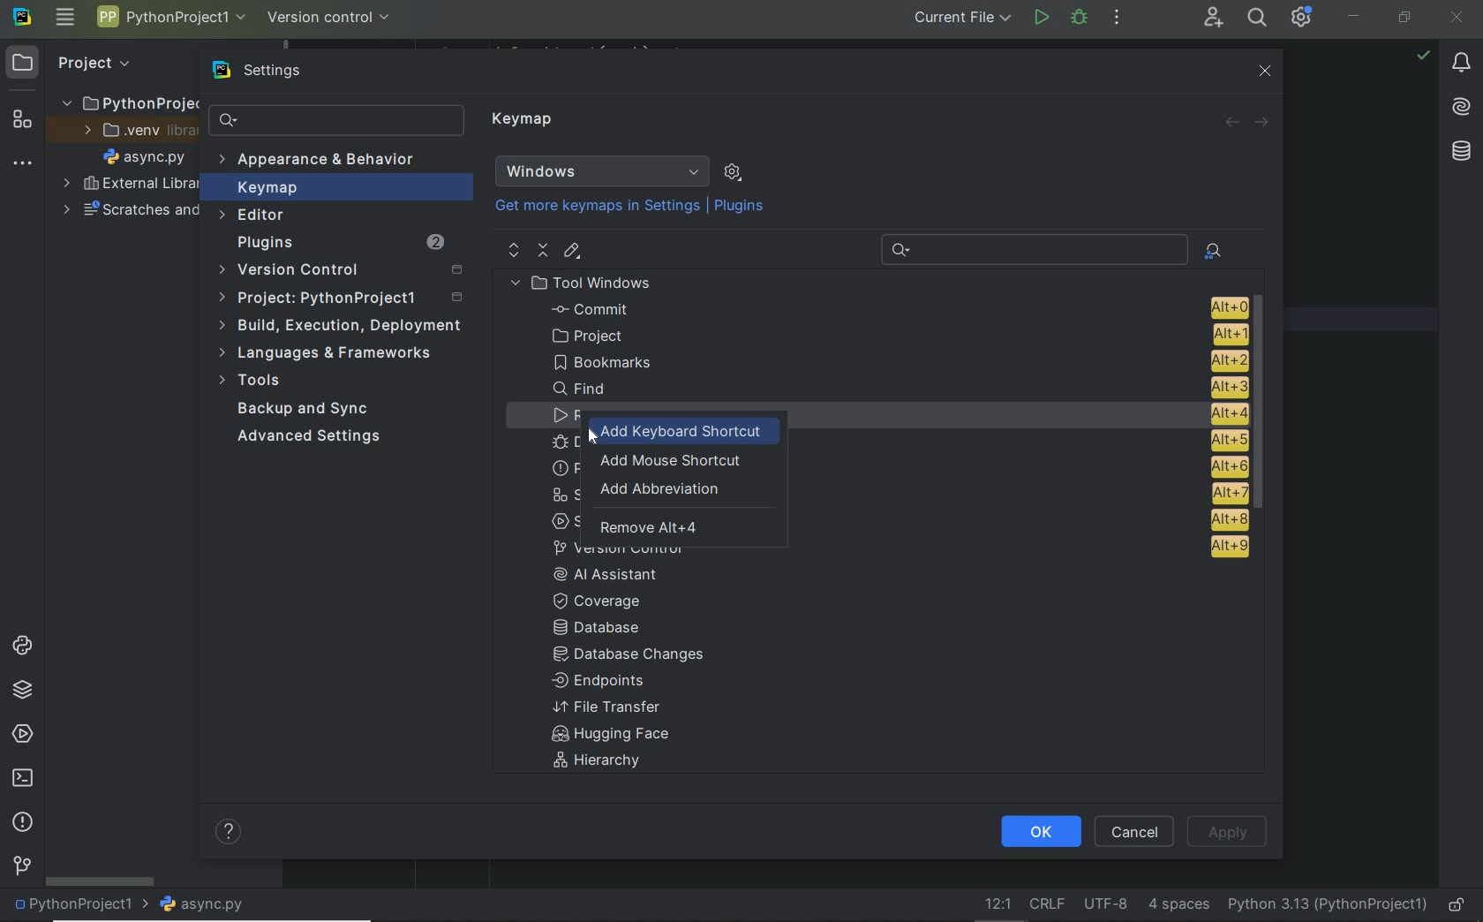 Image resolution: width=1483 pixels, height=922 pixels. I want to click on current file, so click(957, 19).